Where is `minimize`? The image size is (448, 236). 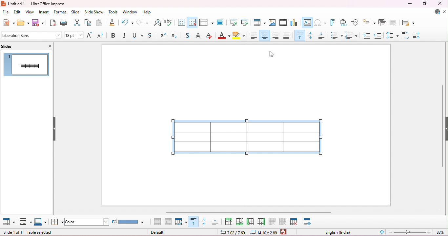 minimize is located at coordinates (411, 4).